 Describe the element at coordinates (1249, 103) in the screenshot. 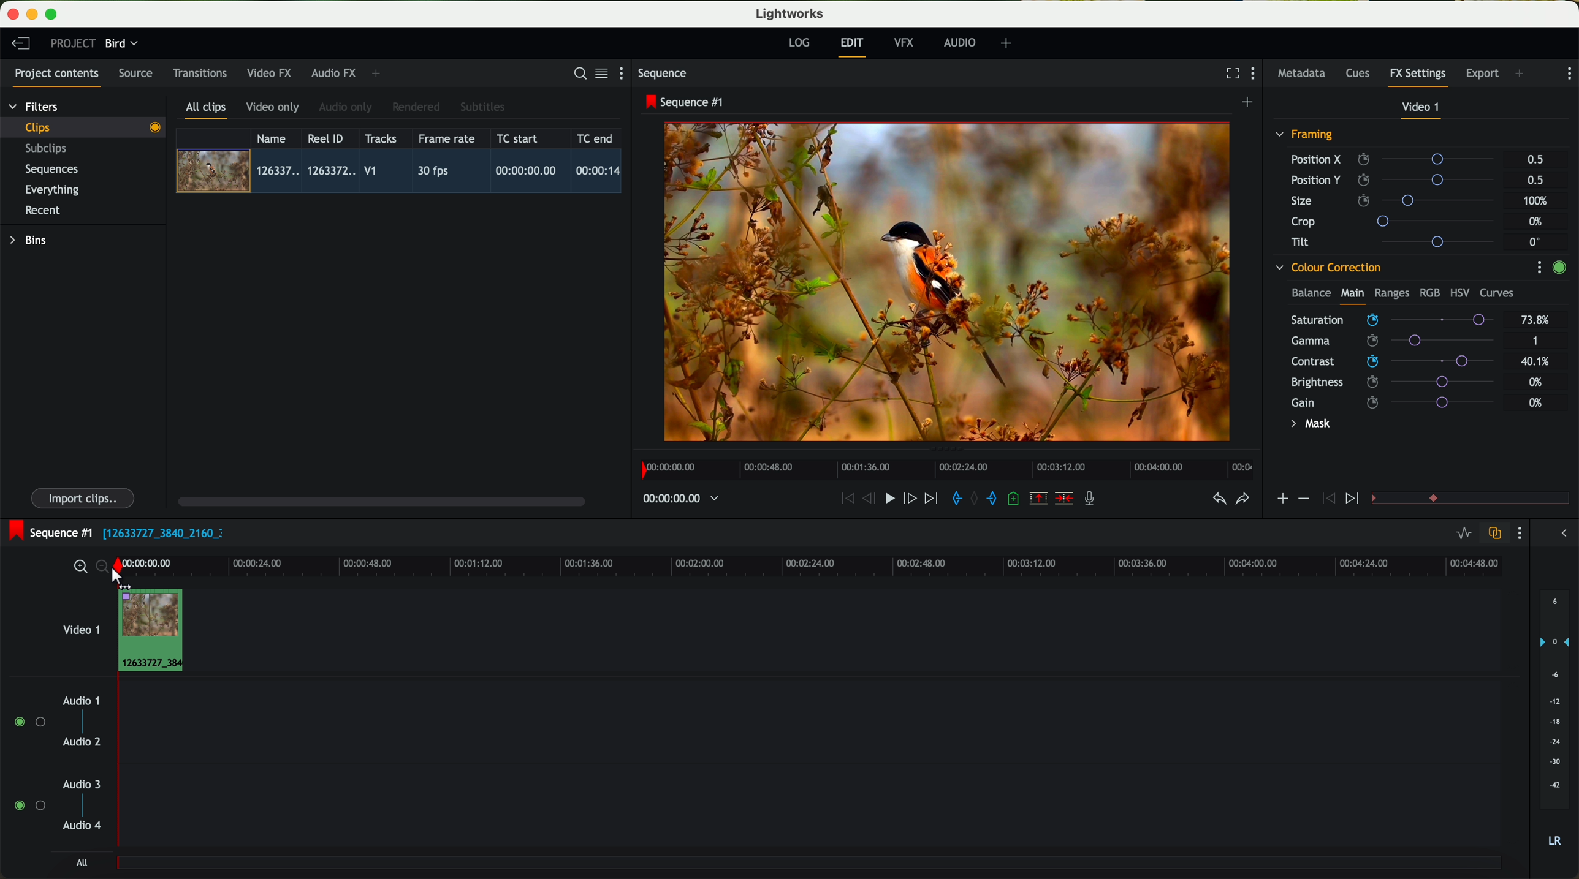

I see `create a new sequence` at that location.